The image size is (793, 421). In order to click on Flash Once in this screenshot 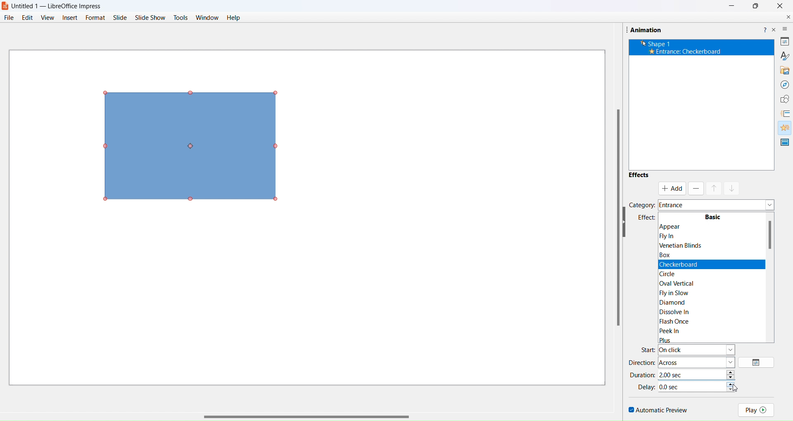, I will do `click(681, 322)`.